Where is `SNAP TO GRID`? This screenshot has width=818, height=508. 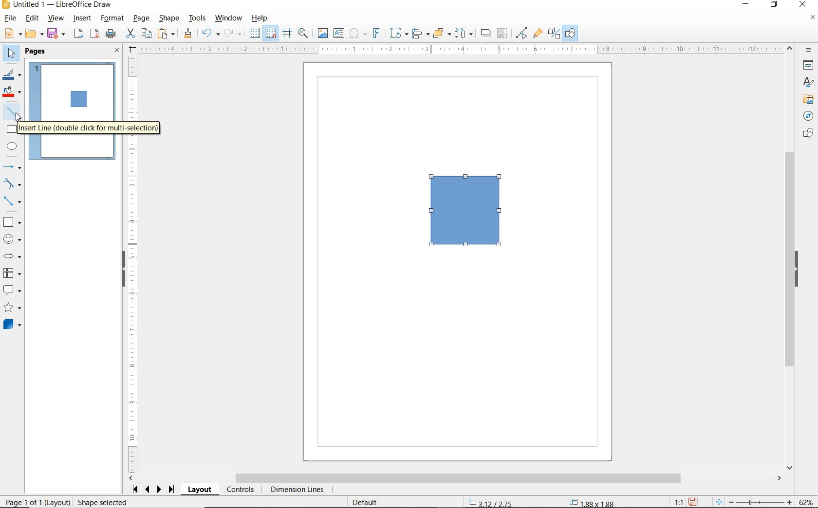
SNAP TO GRID is located at coordinates (271, 33).